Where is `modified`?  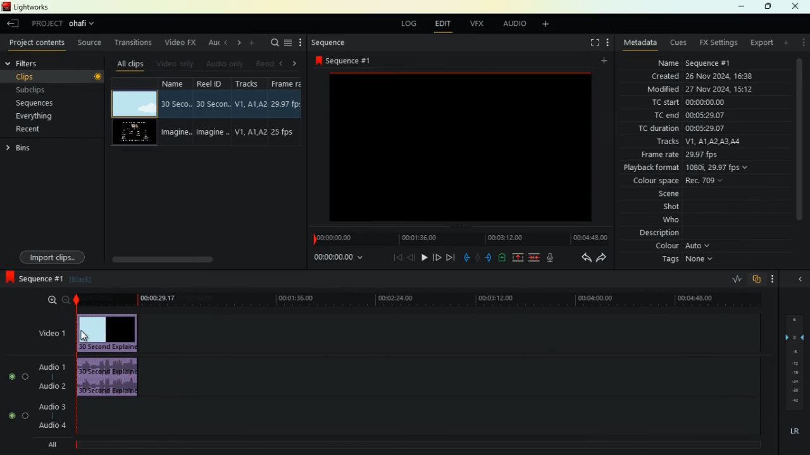
modified is located at coordinates (697, 90).